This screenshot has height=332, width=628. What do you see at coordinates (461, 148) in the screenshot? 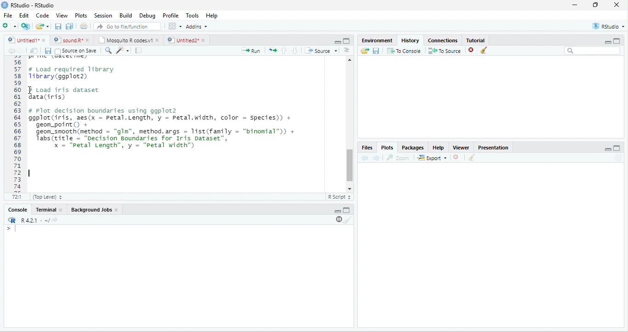
I see `Viewer` at bounding box center [461, 148].